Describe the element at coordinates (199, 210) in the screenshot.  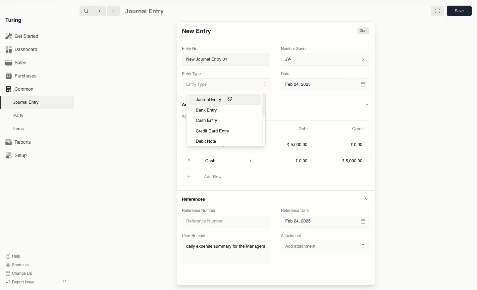
I see `Reference Number` at that location.